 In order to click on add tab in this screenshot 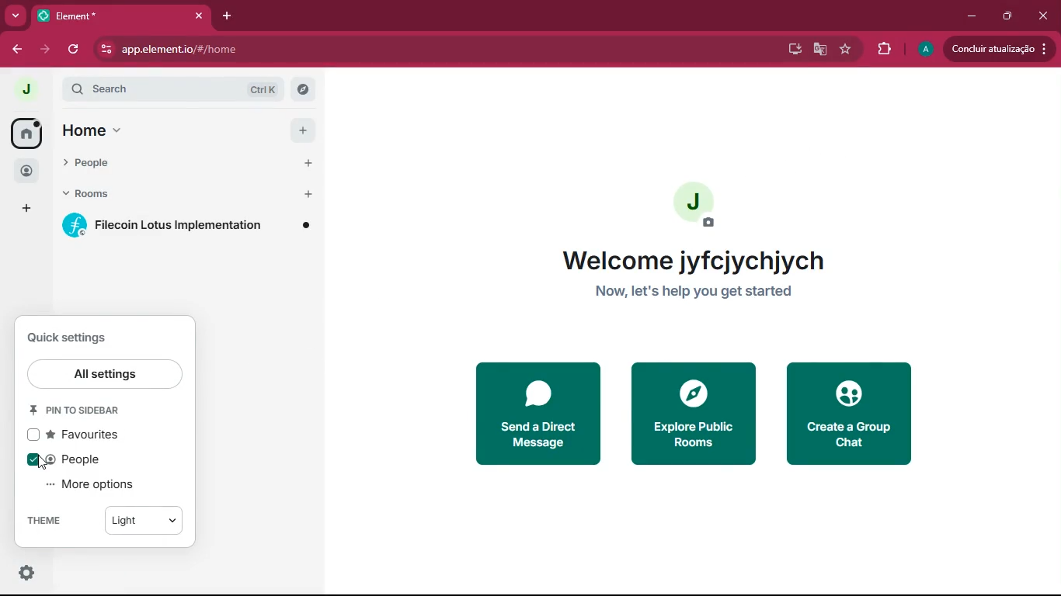, I will do `click(225, 16)`.